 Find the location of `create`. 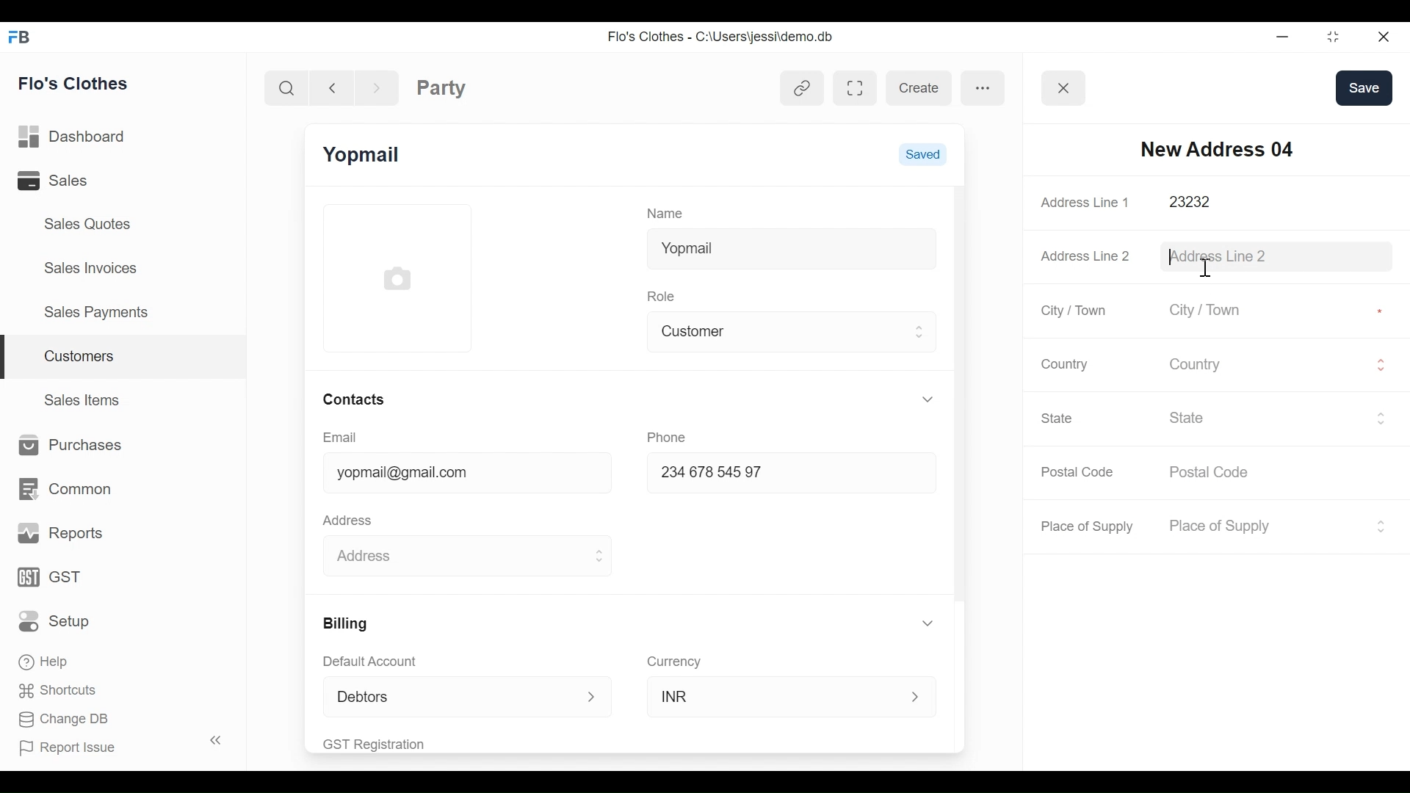

create is located at coordinates (918, 88).